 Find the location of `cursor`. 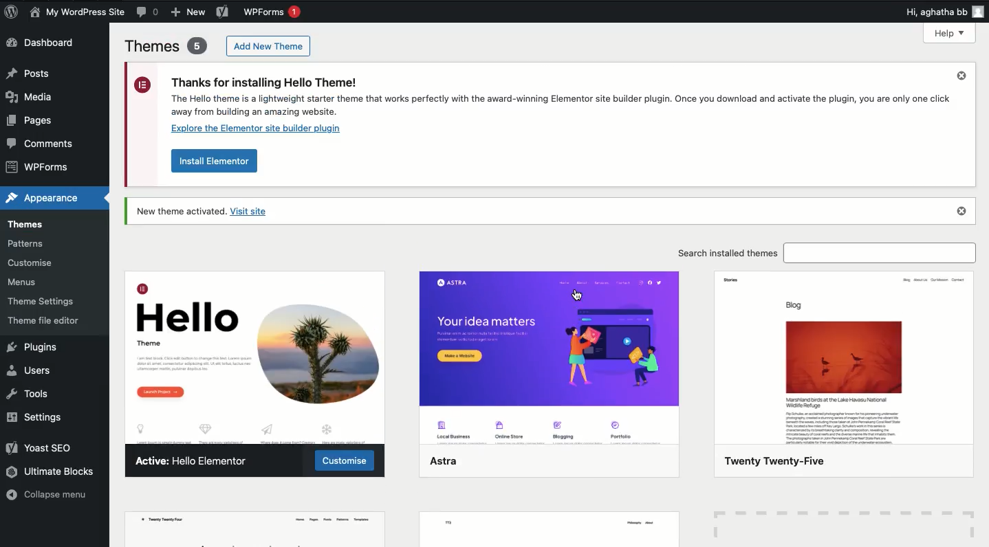

cursor is located at coordinates (576, 296).